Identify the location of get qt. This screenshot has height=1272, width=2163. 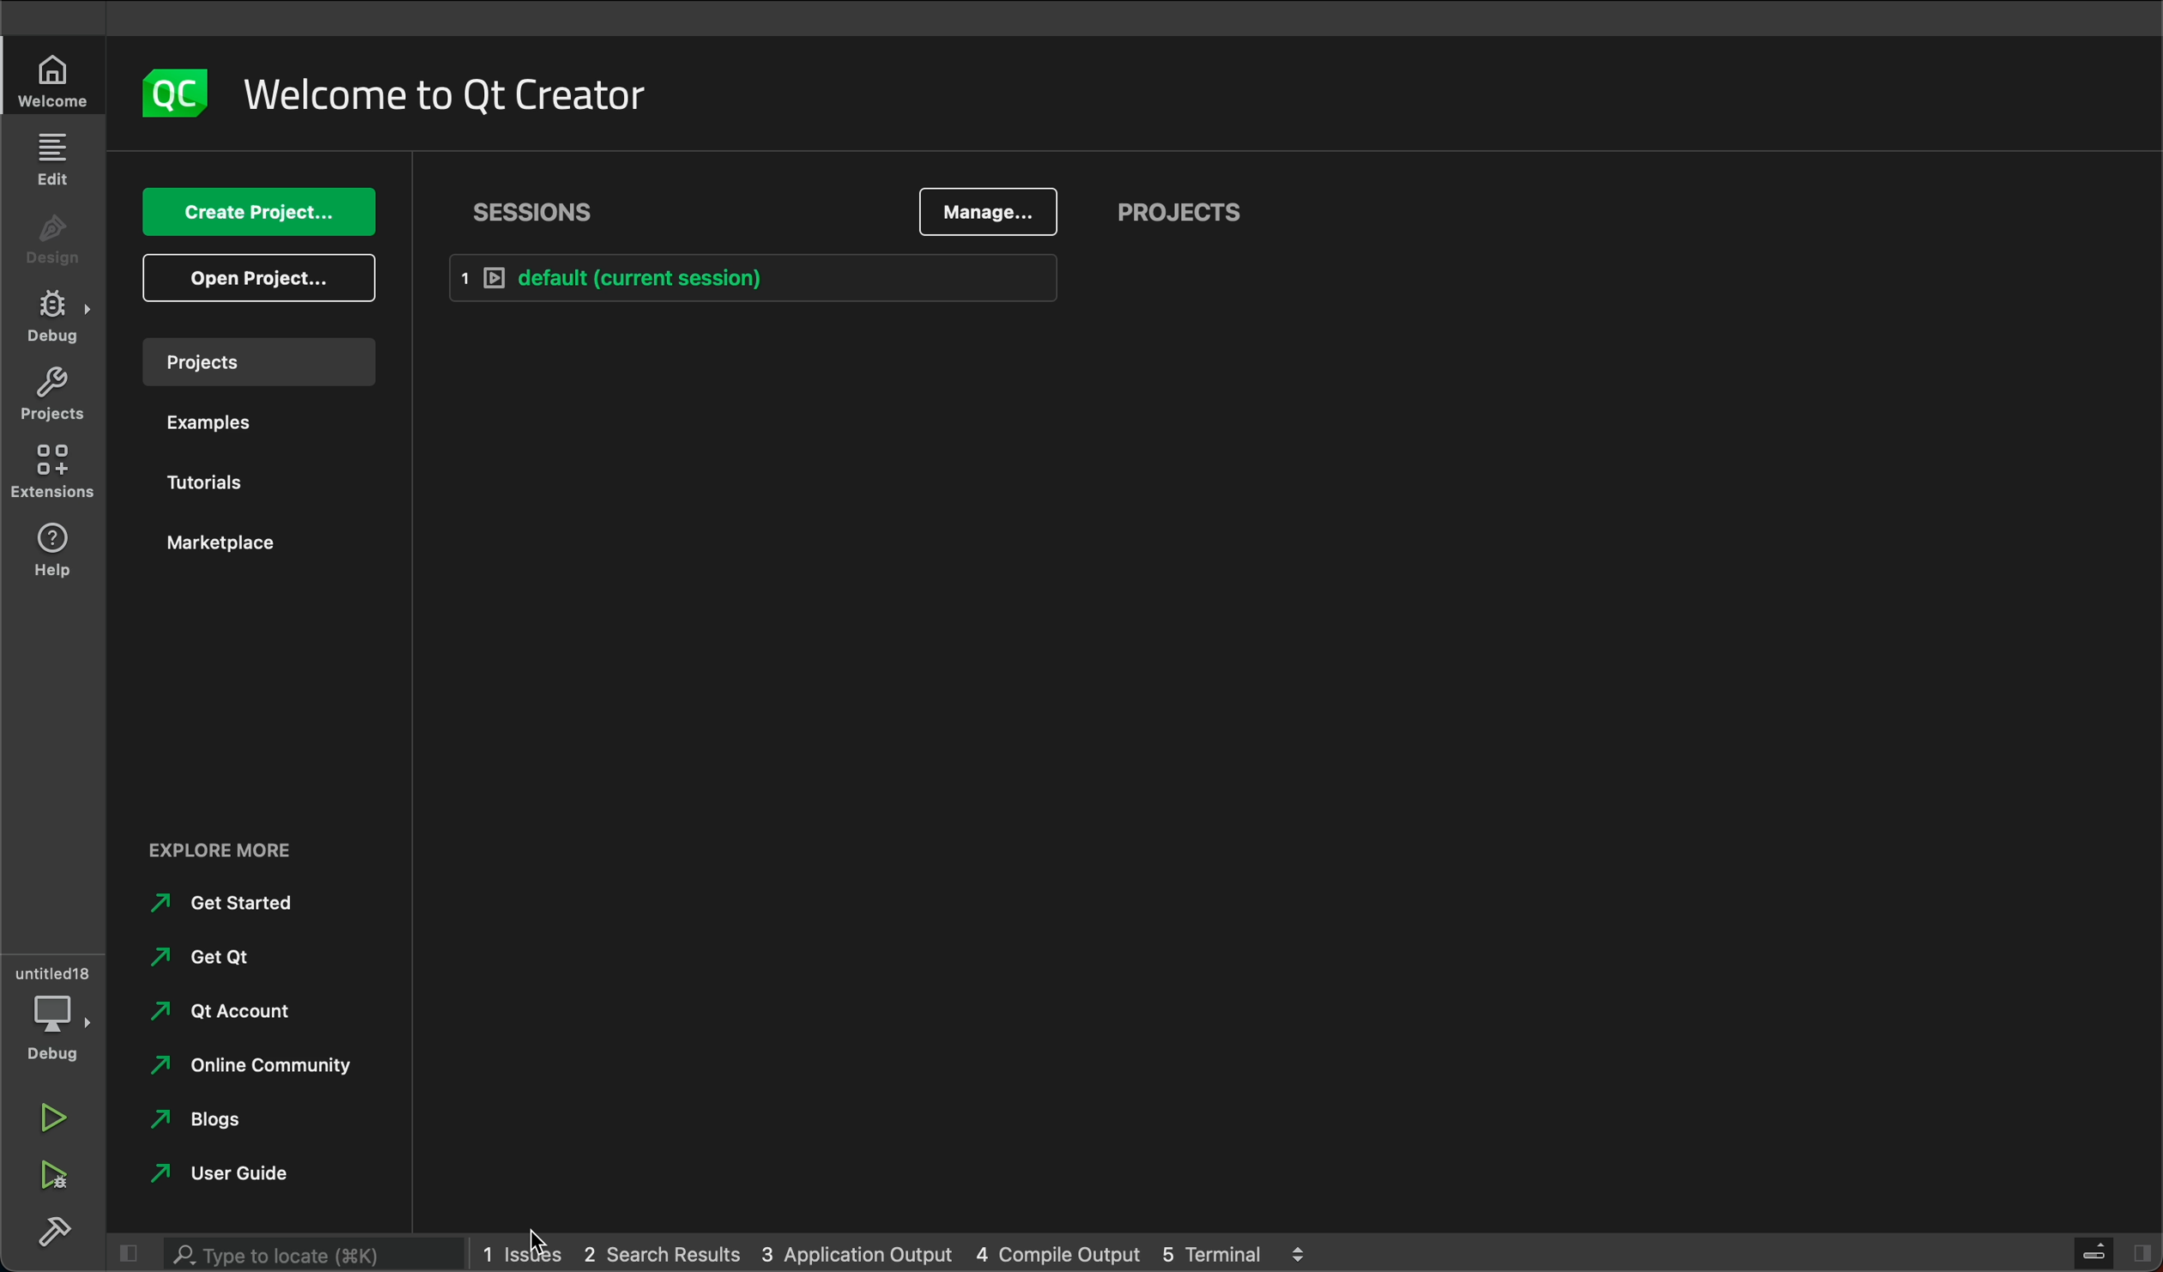
(219, 962).